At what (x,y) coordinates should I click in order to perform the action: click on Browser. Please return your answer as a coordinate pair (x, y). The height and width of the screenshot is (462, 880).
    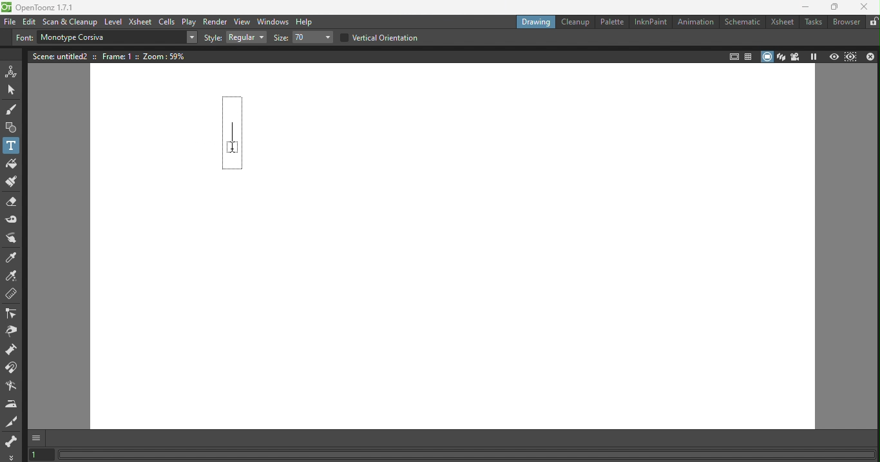
    Looking at the image, I should click on (846, 23).